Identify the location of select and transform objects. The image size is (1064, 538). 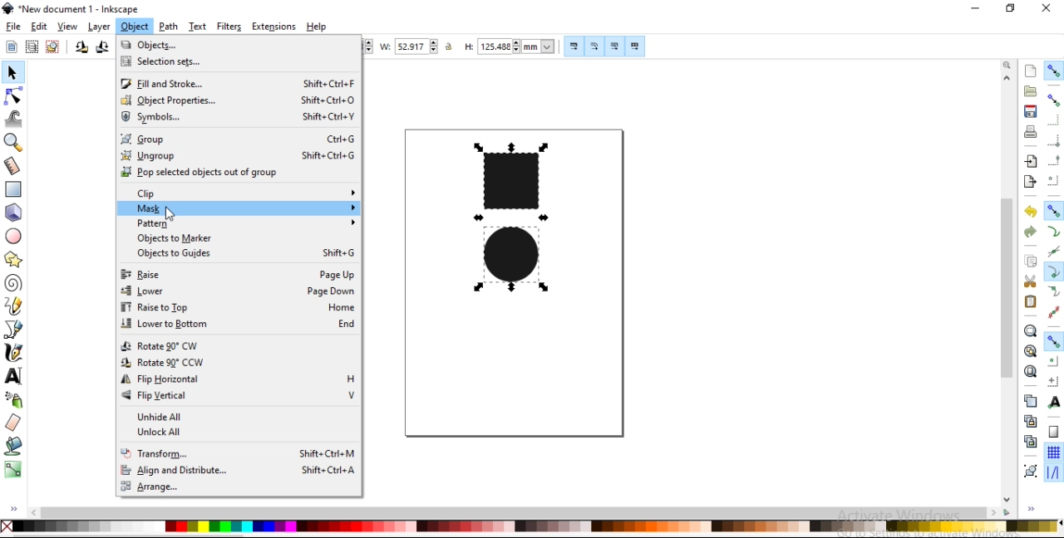
(13, 73).